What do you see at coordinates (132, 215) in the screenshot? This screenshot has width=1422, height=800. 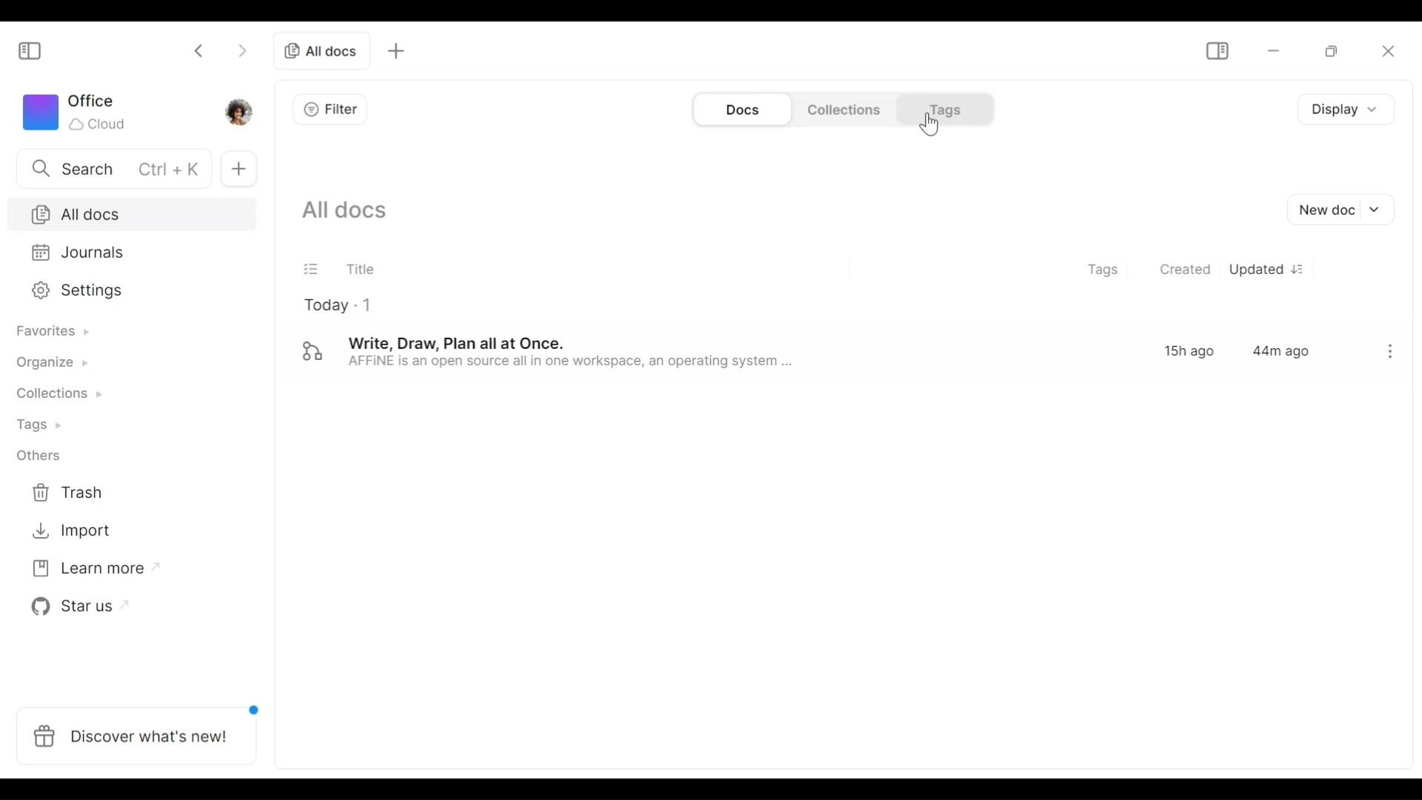 I see `All documents` at bounding box center [132, 215].